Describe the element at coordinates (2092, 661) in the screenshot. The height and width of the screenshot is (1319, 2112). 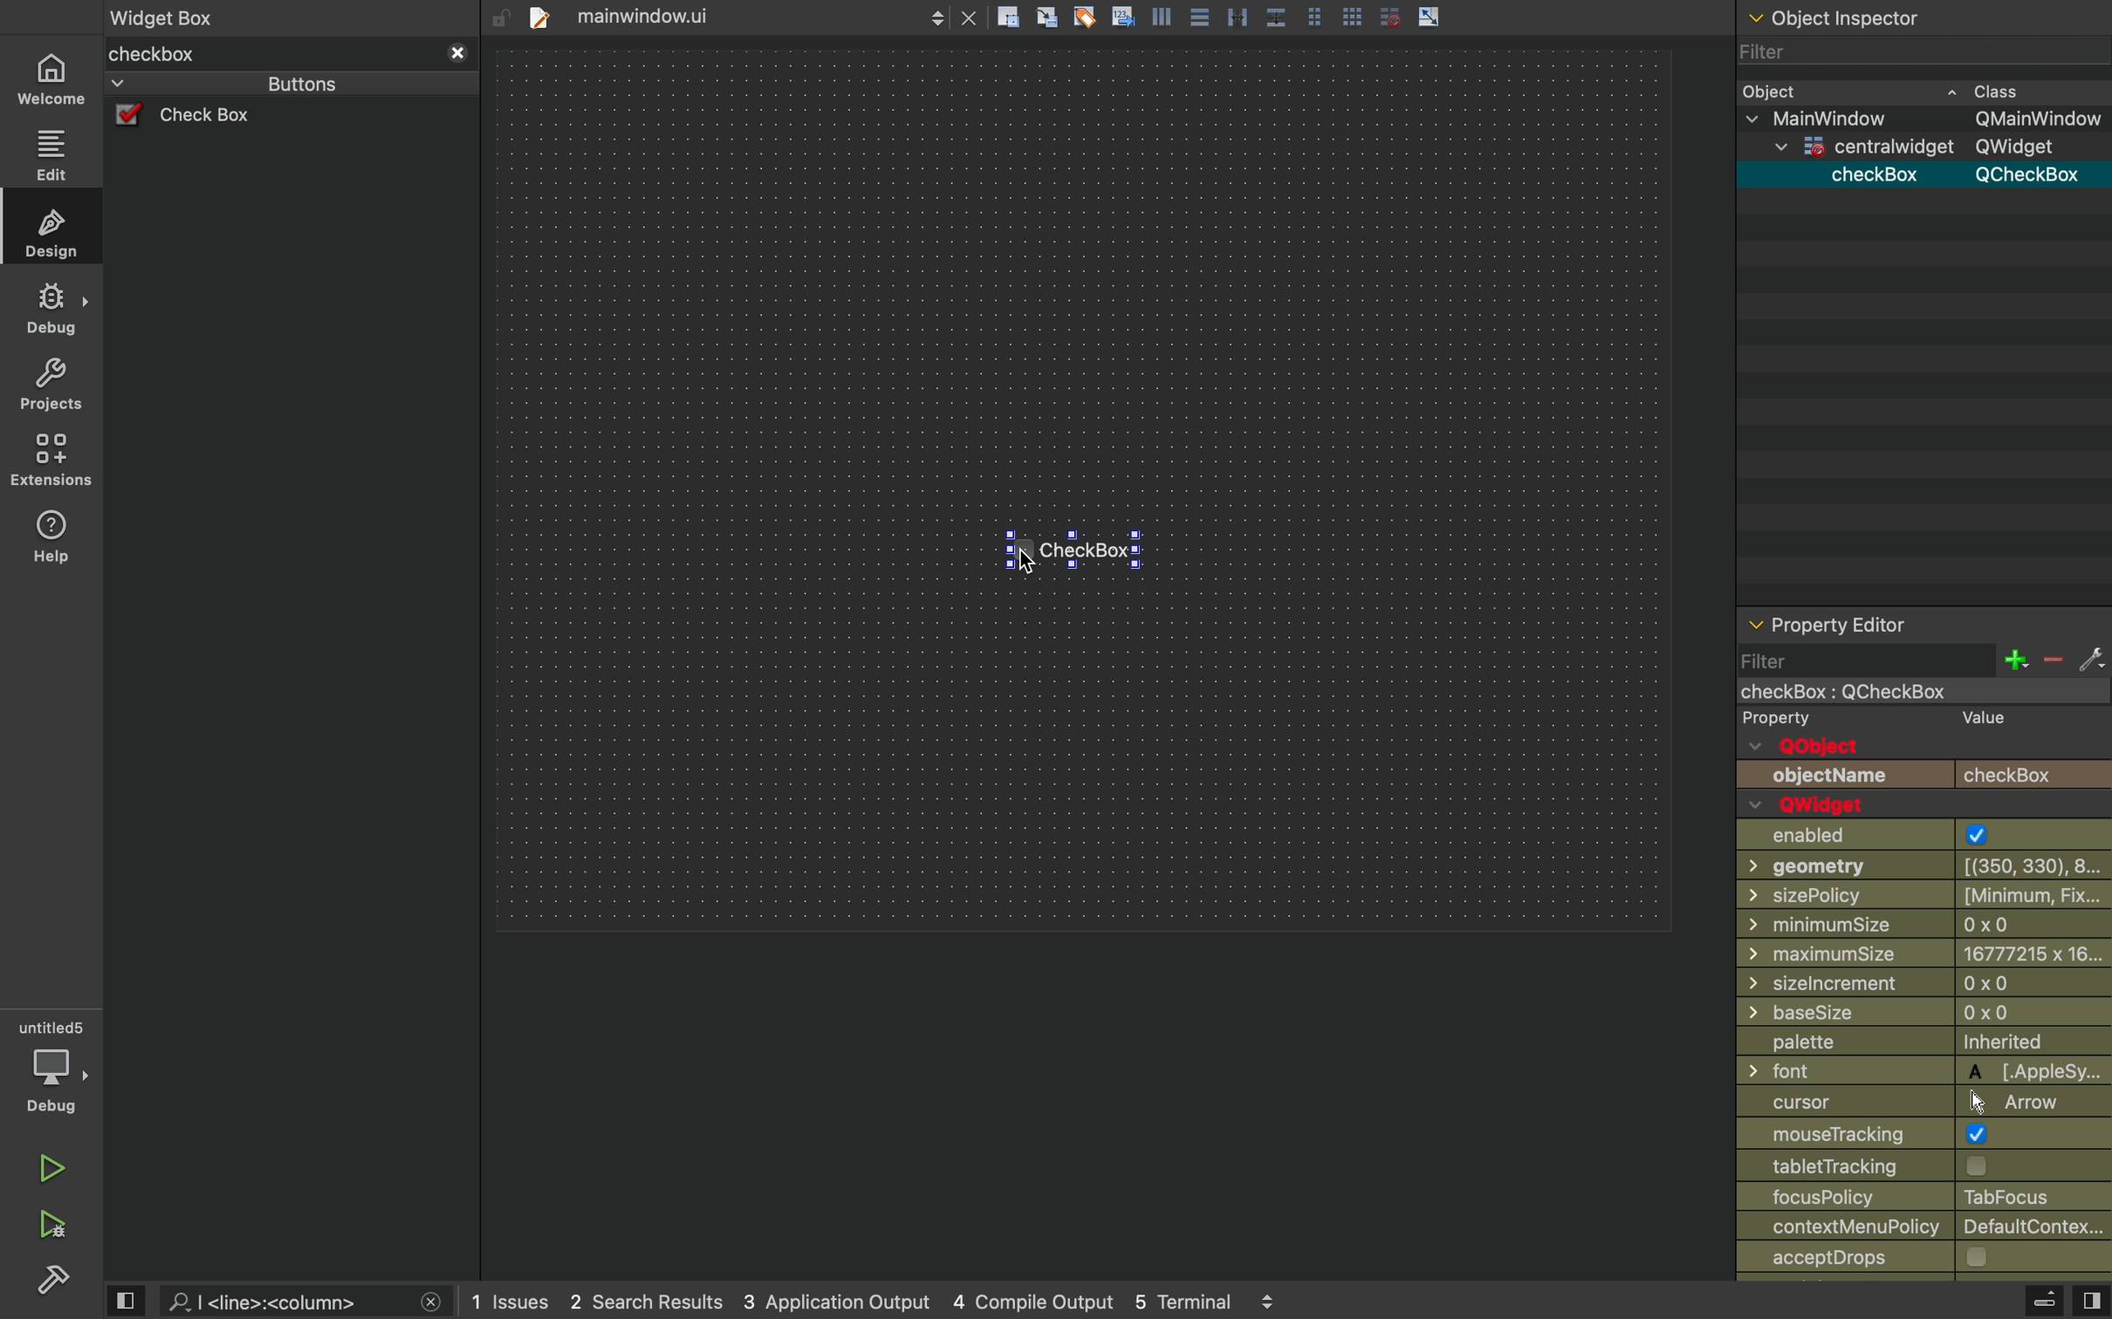
I see `settings` at that location.